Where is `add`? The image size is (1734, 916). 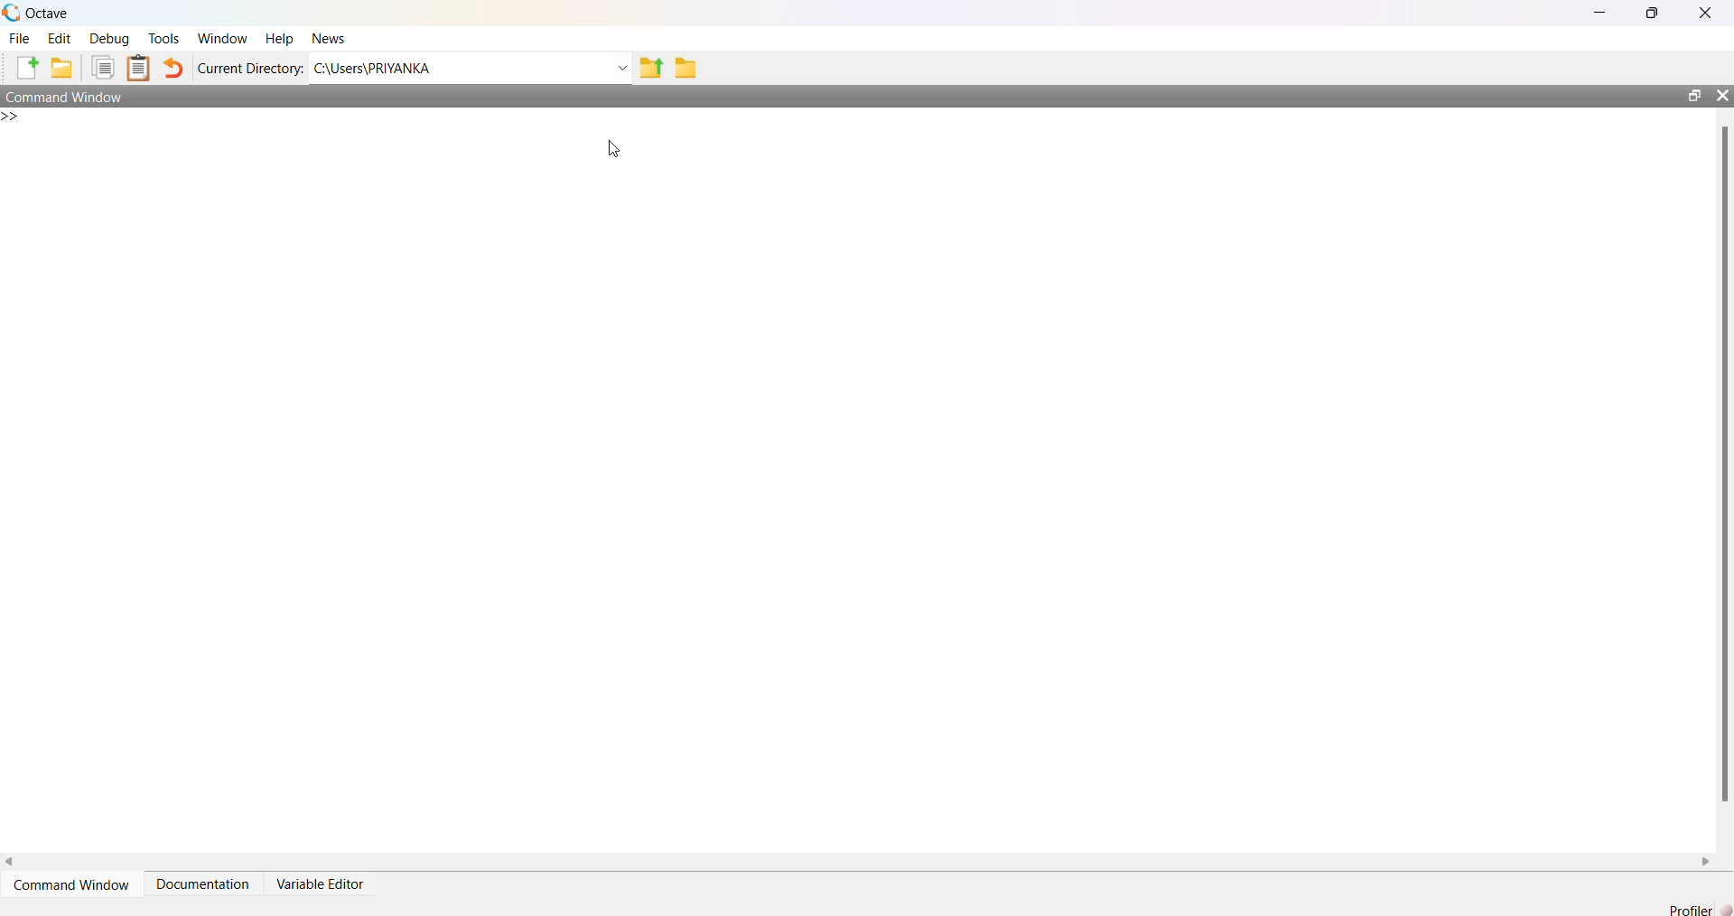 add is located at coordinates (27, 68).